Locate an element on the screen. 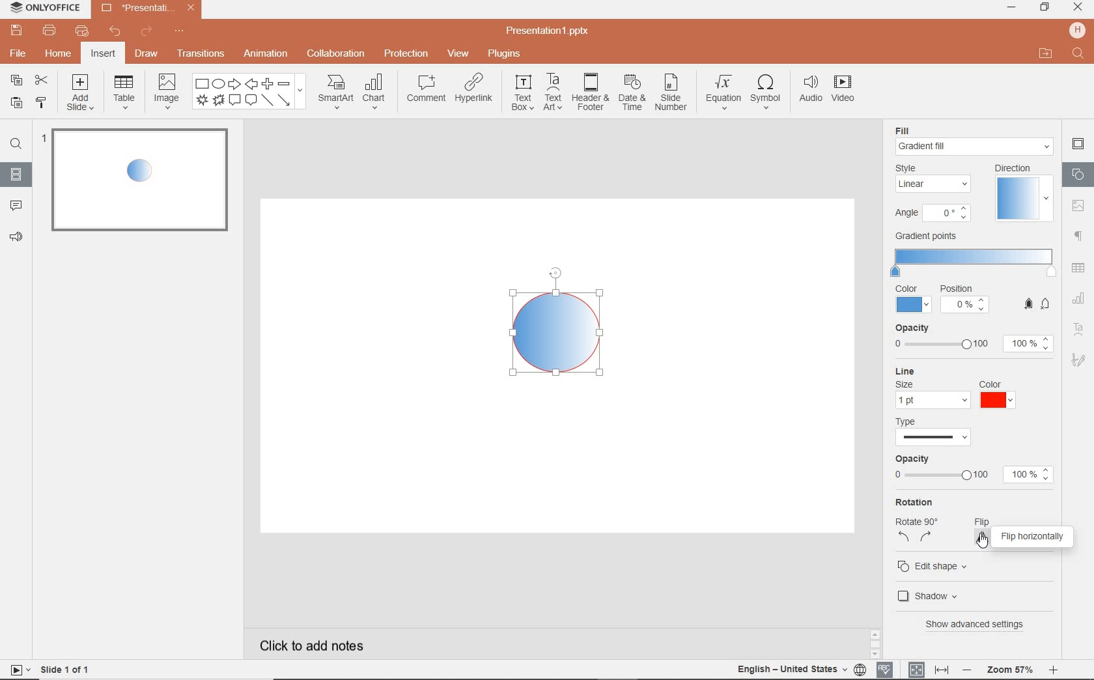 The image size is (1094, 680). fit to slide is located at coordinates (917, 669).